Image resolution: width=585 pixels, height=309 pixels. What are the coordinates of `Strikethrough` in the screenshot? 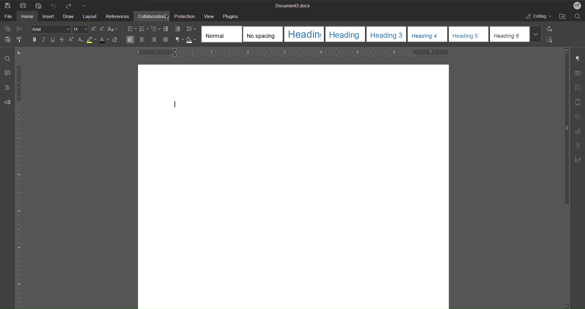 It's located at (63, 39).